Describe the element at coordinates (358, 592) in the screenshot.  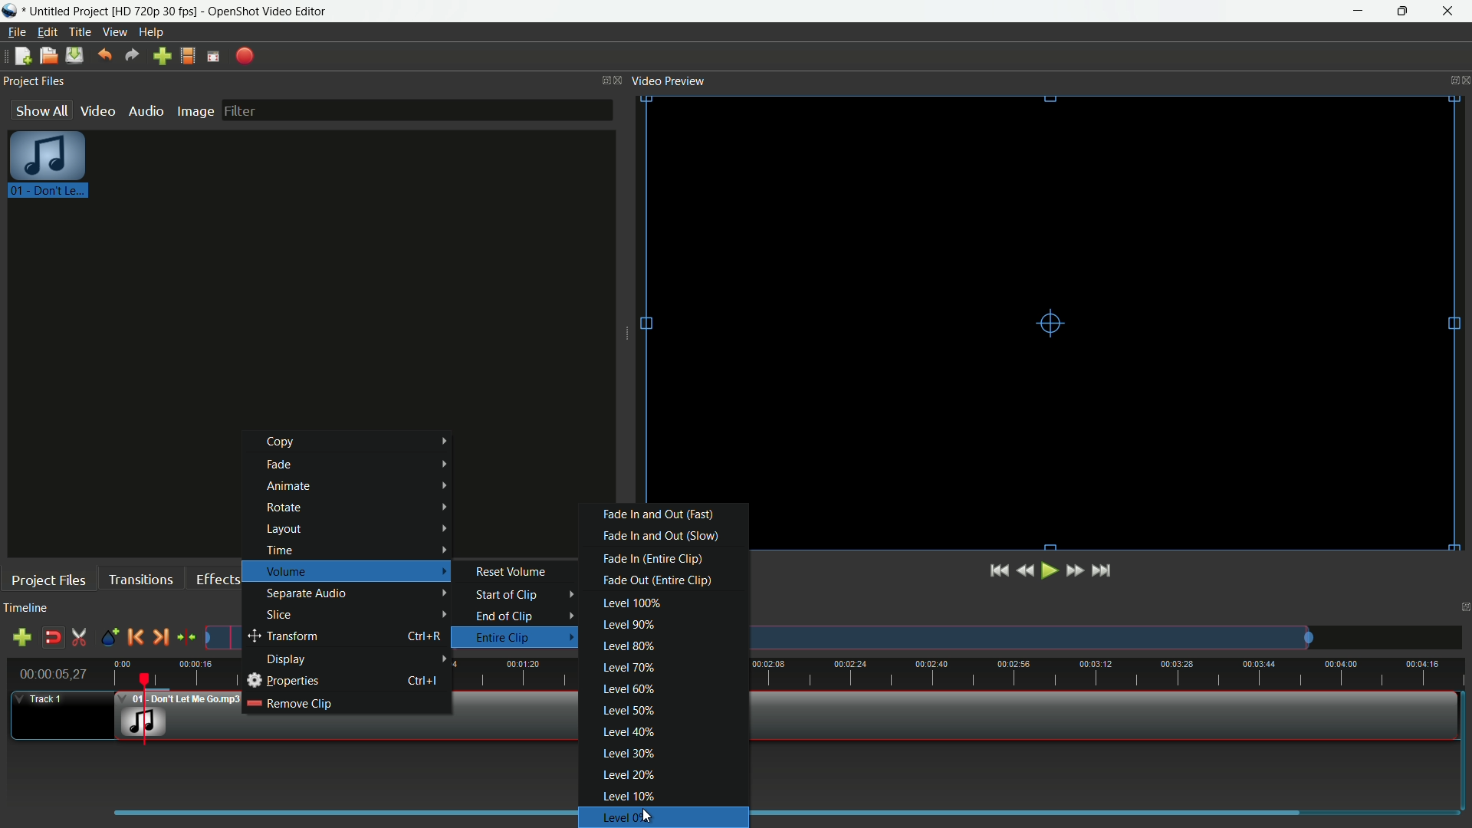
I see `separate audio` at that location.